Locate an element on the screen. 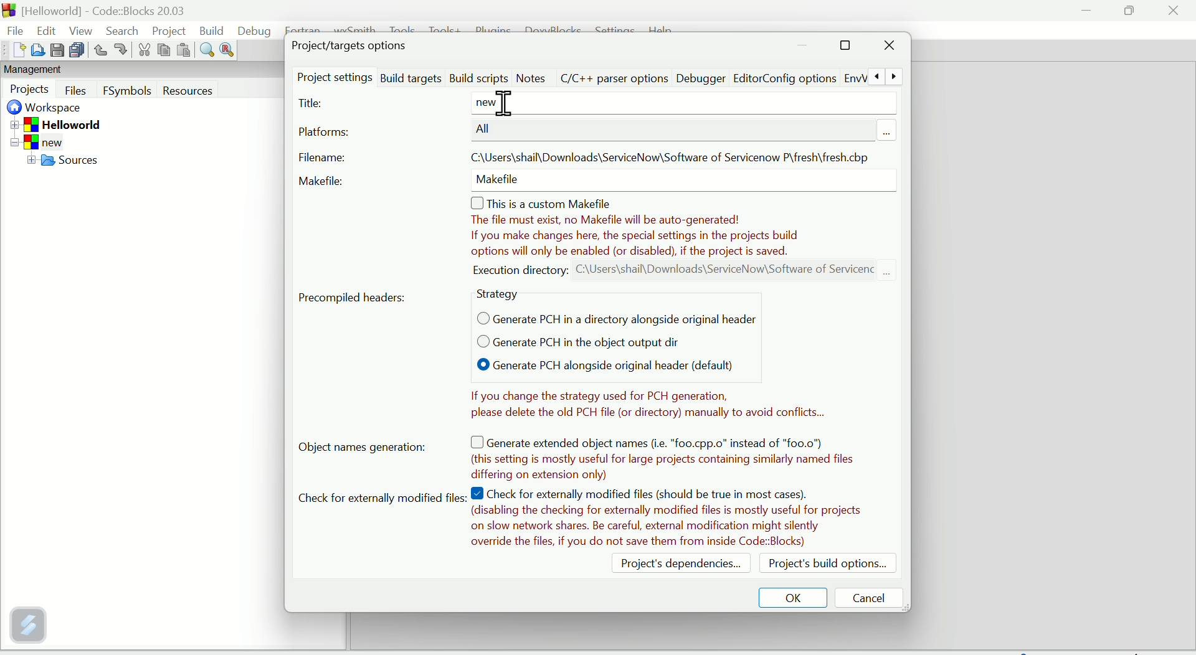 Image resolution: width=1196 pixels, height=655 pixels. All is located at coordinates (486, 129).